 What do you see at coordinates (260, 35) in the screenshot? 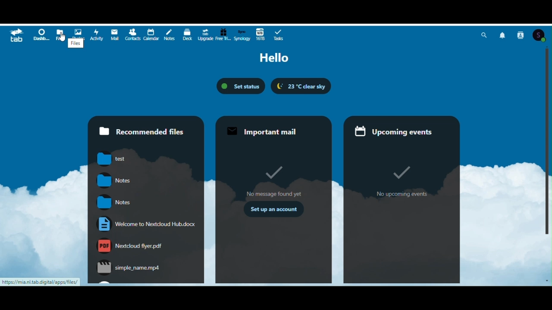
I see `16 terabytes` at bounding box center [260, 35].